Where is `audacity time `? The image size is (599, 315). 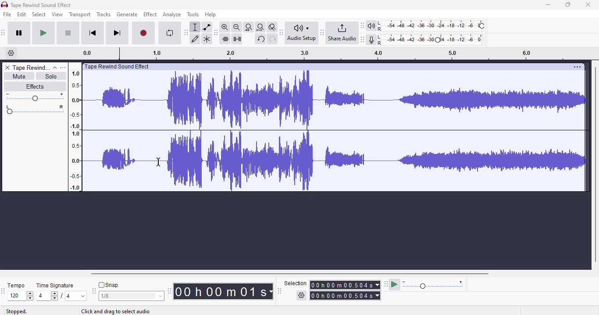 audacity time  is located at coordinates (223, 292).